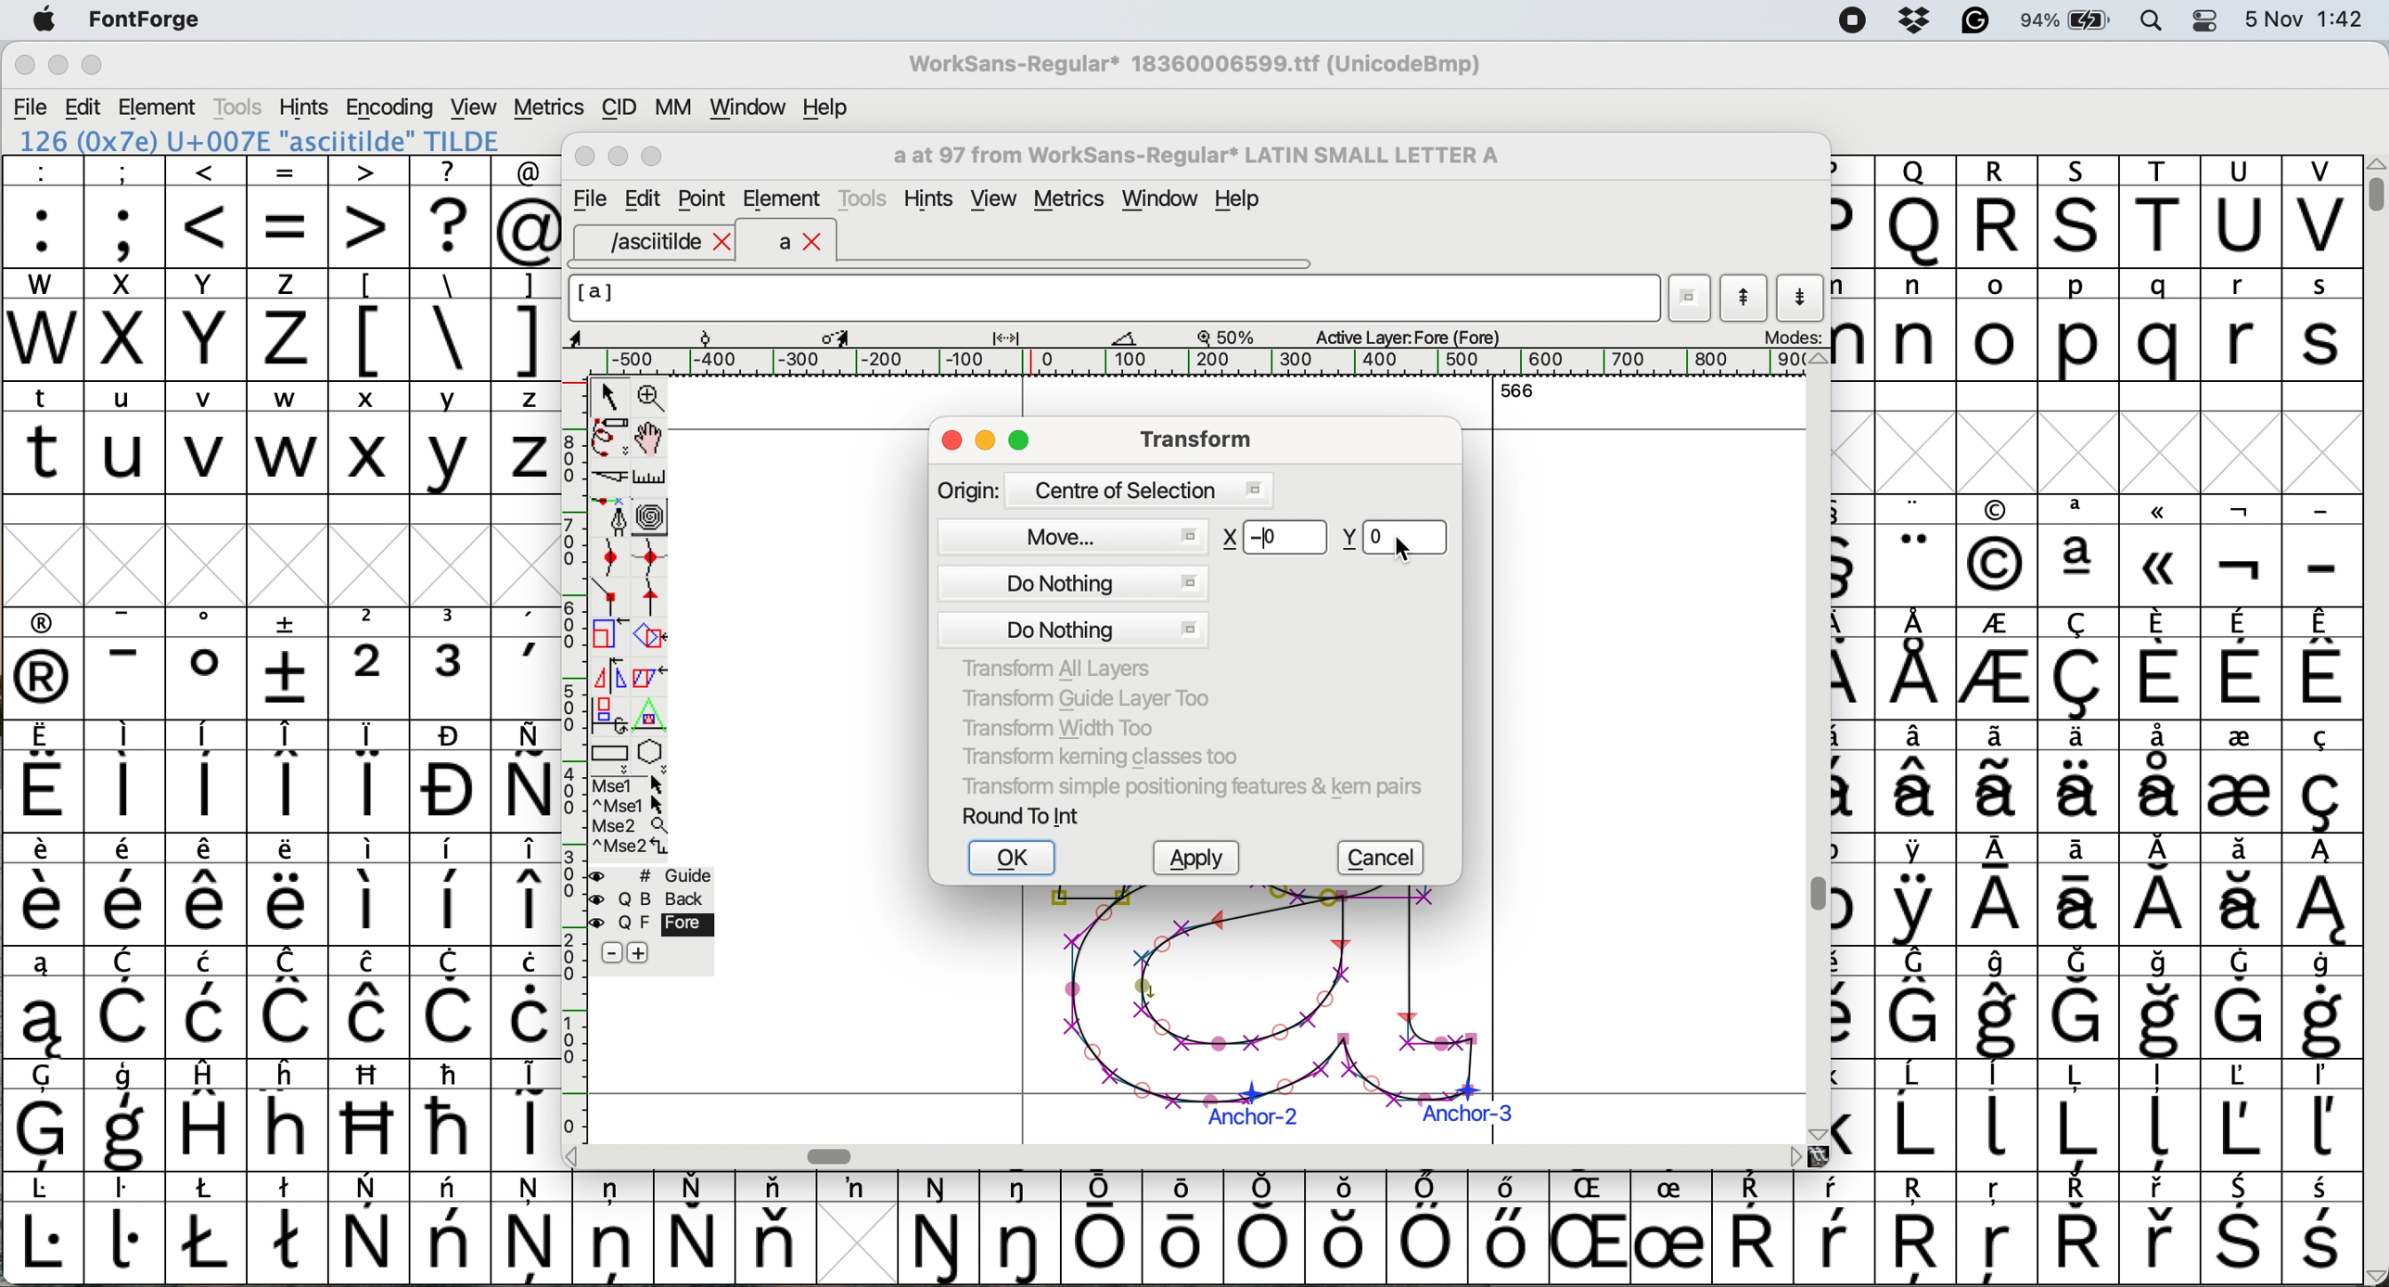 The height and width of the screenshot is (1287, 2389). I want to click on file, so click(32, 108).